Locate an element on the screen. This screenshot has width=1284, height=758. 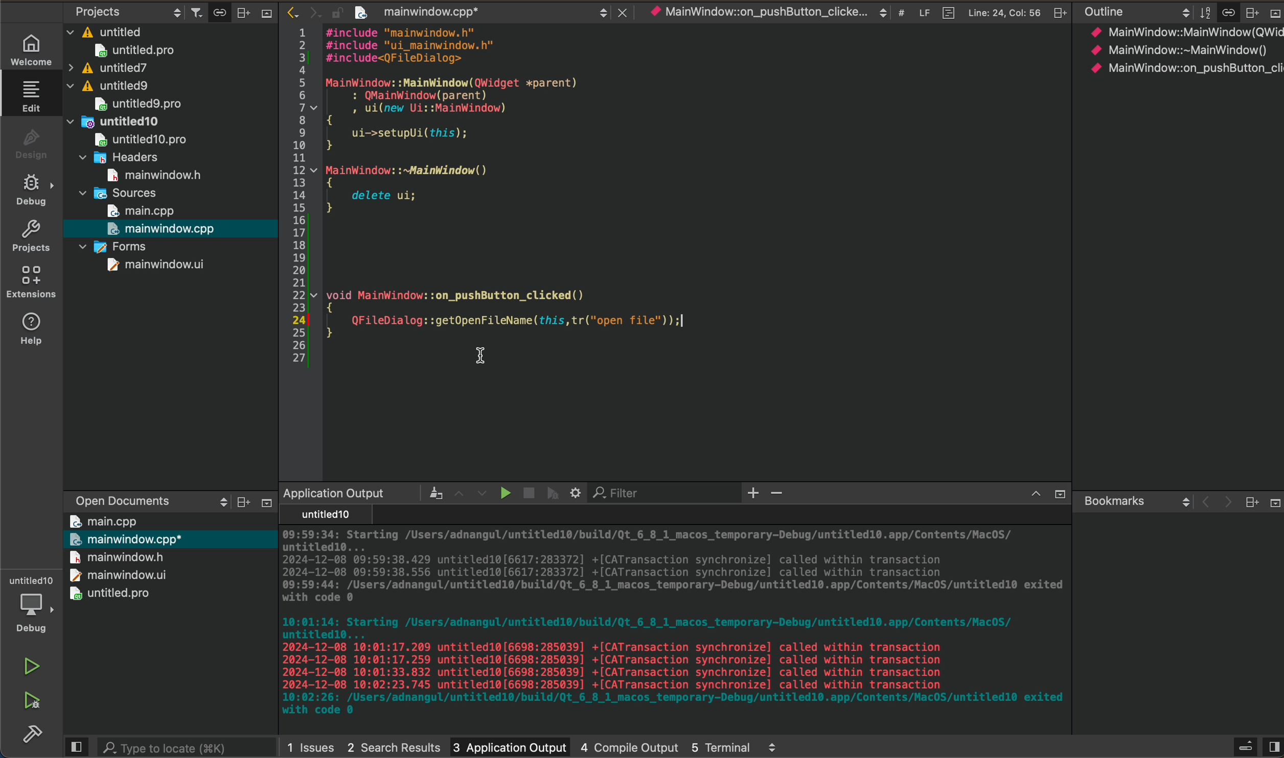
Headers is located at coordinates (122, 156).